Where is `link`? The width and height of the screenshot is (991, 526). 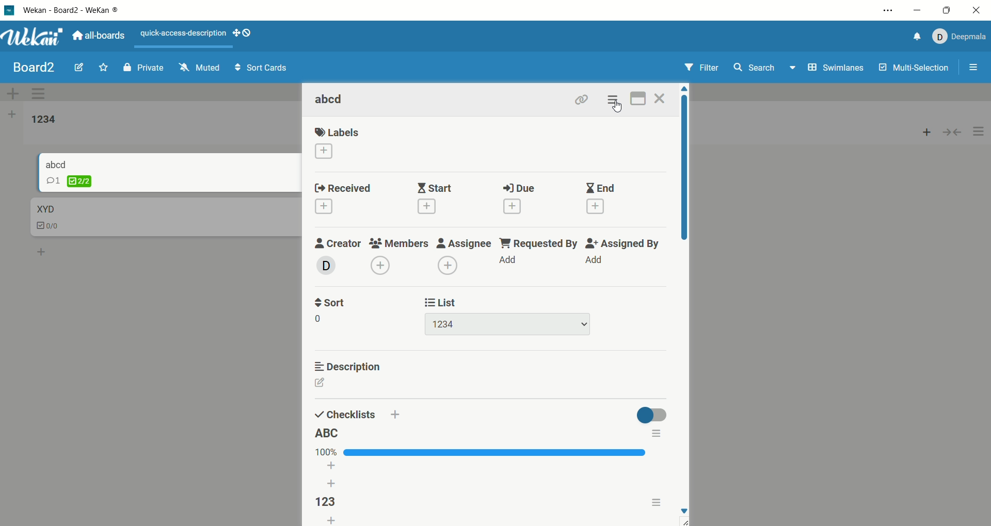
link is located at coordinates (581, 97).